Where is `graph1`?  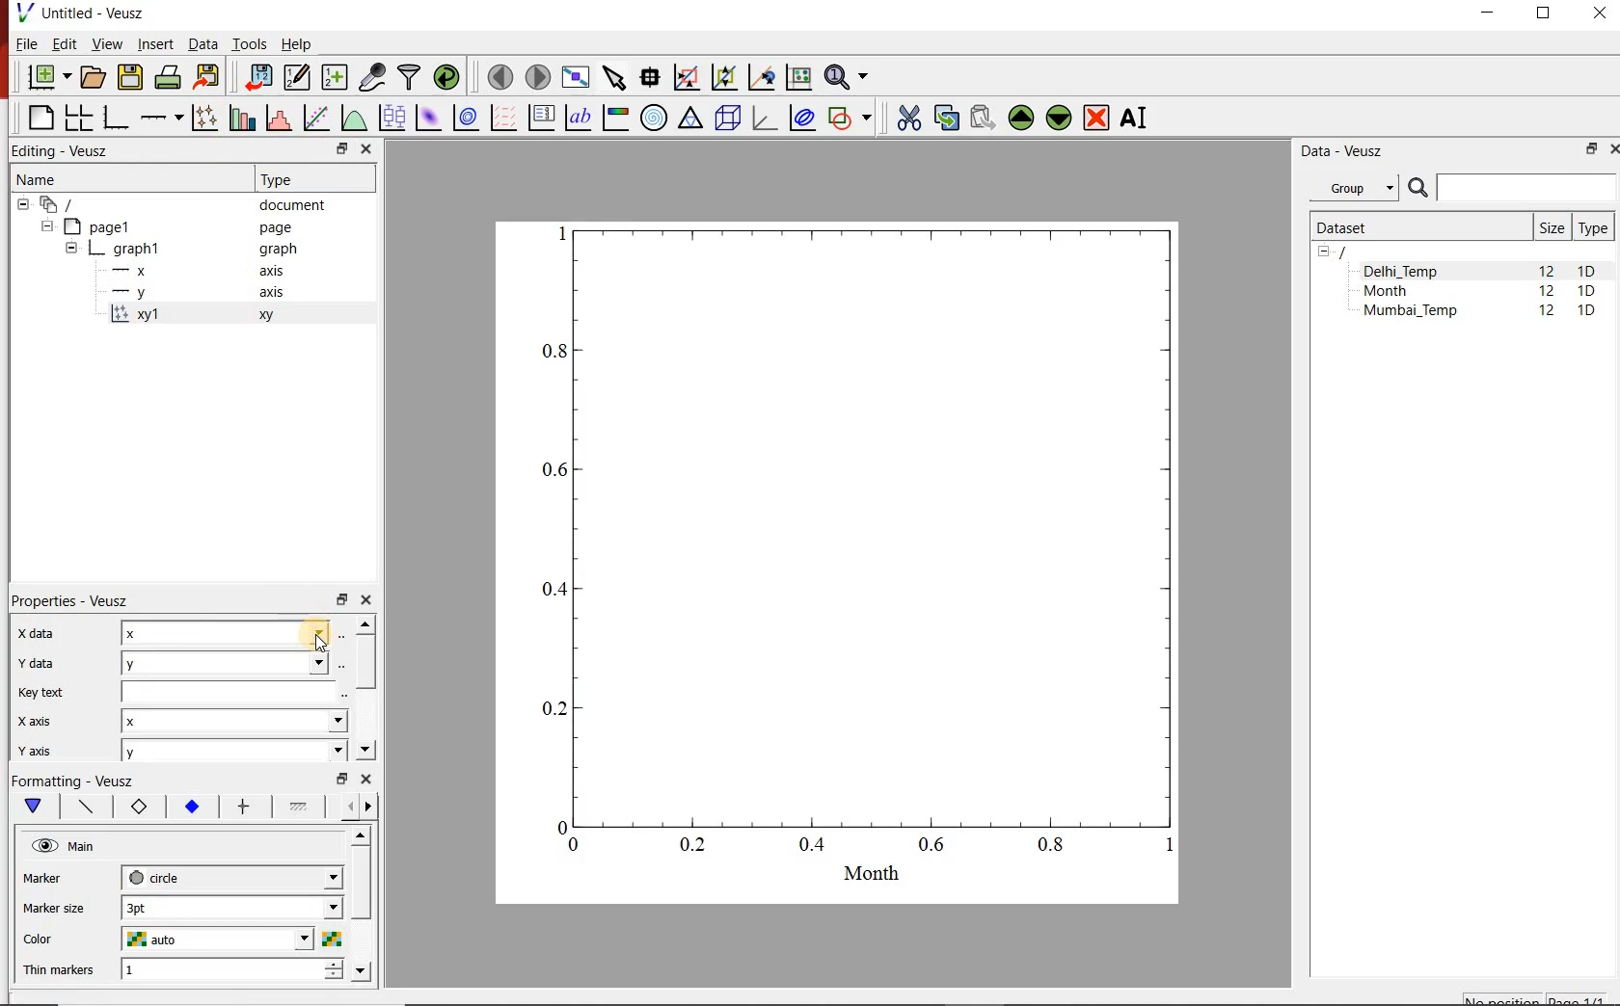 graph1 is located at coordinates (859, 549).